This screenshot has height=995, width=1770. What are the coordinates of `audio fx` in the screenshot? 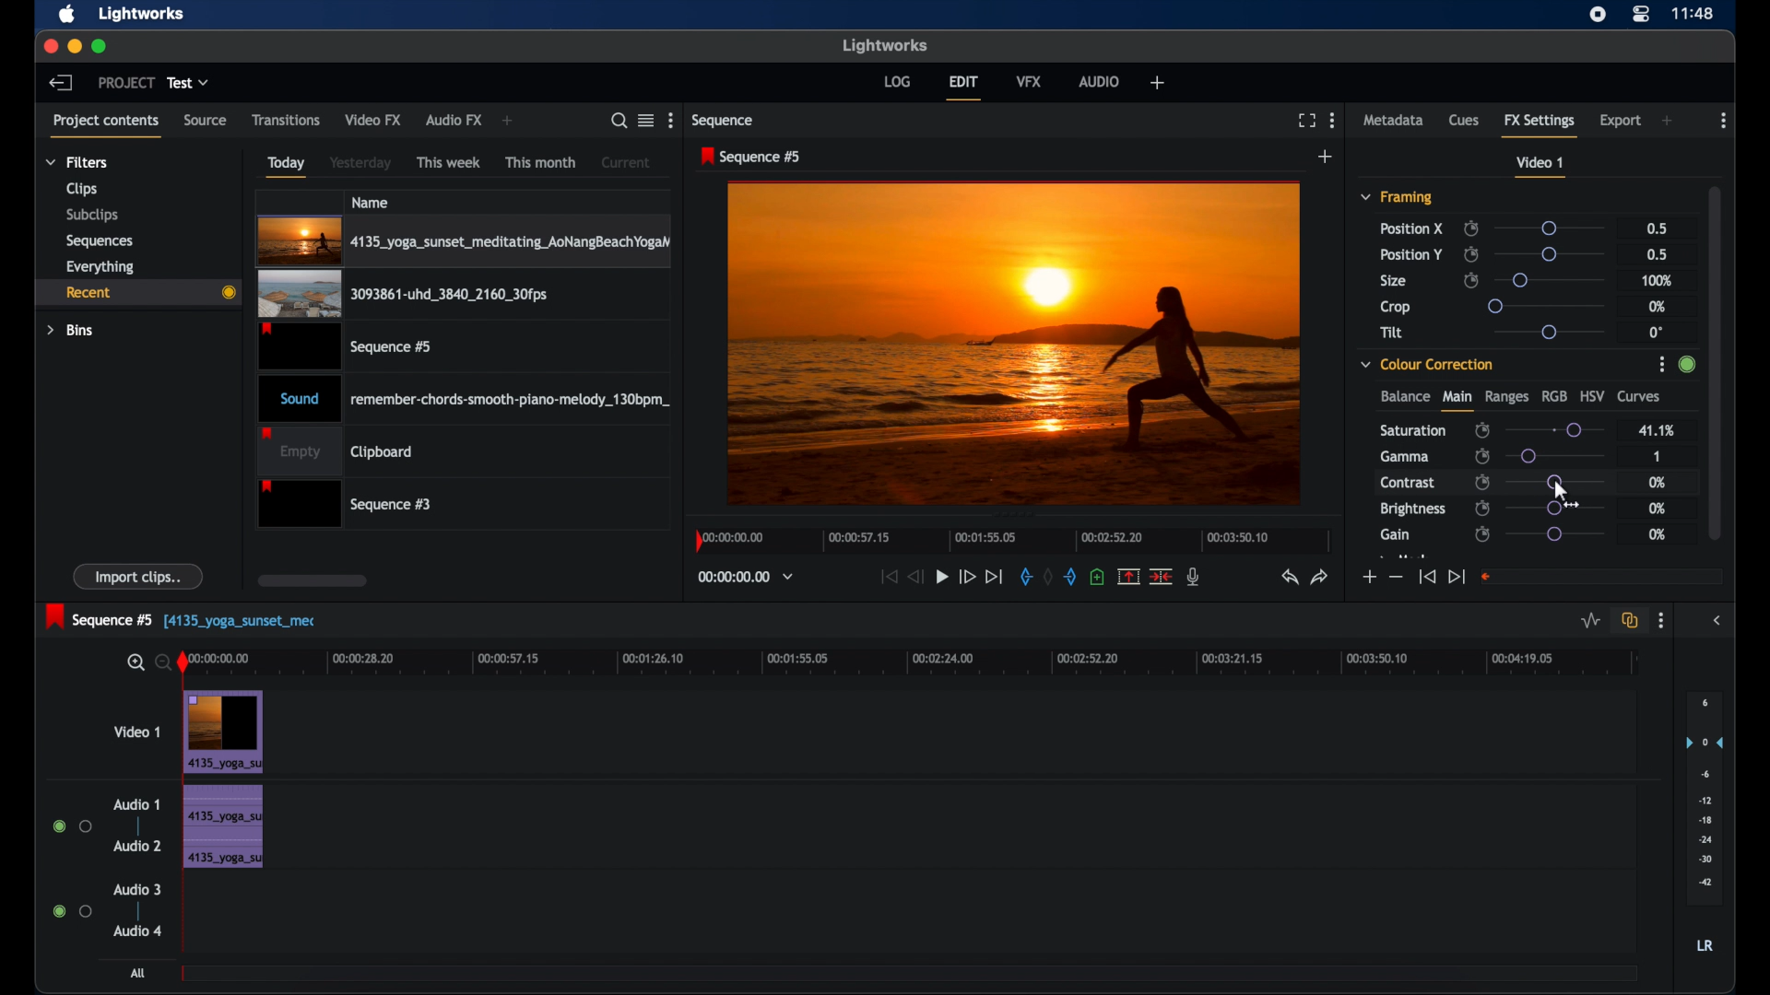 It's located at (454, 121).